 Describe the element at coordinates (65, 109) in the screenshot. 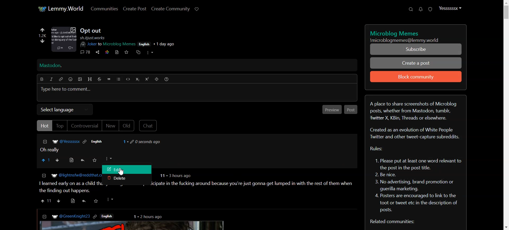

I see `Select language` at that location.